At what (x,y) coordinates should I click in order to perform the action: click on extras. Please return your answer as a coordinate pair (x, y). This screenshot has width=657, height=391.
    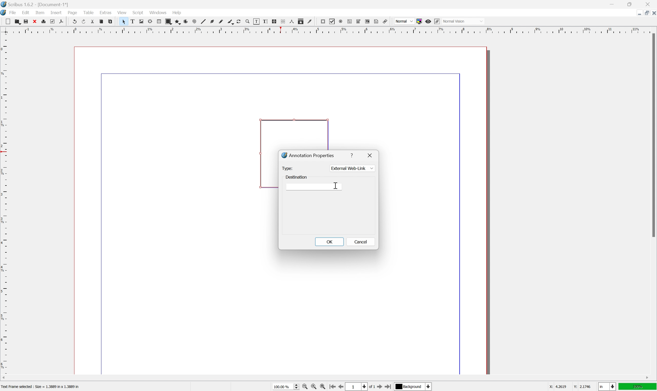
    Looking at the image, I should click on (106, 12).